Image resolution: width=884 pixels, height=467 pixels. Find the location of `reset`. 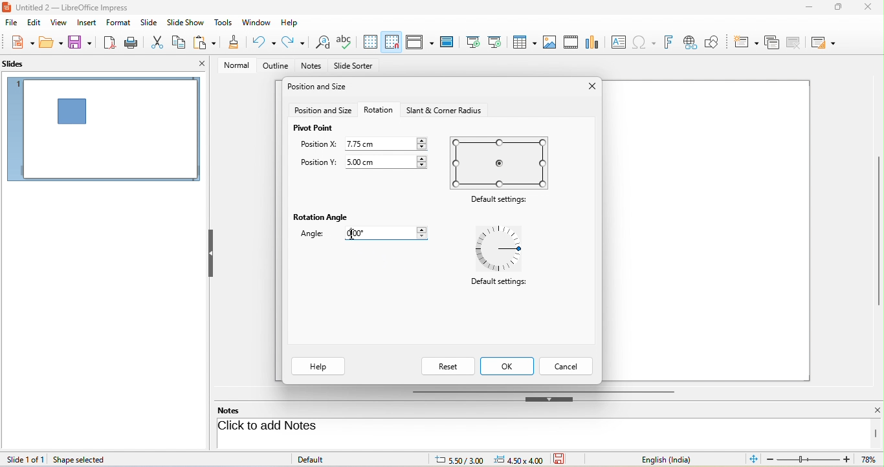

reset is located at coordinates (447, 366).